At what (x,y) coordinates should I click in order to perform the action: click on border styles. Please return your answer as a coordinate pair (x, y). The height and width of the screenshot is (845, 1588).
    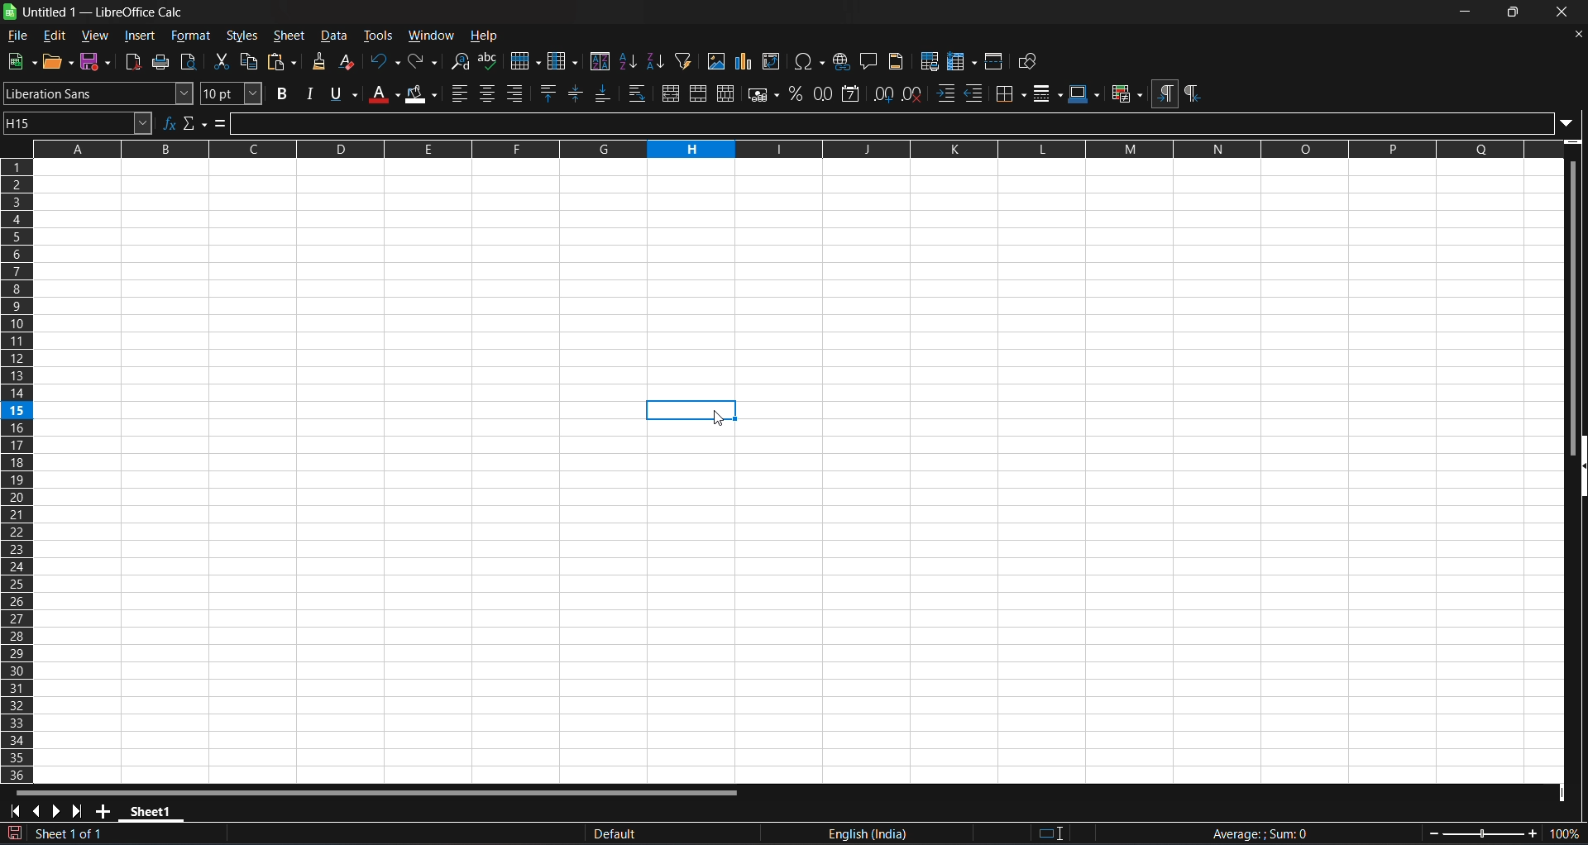
    Looking at the image, I should click on (1046, 93).